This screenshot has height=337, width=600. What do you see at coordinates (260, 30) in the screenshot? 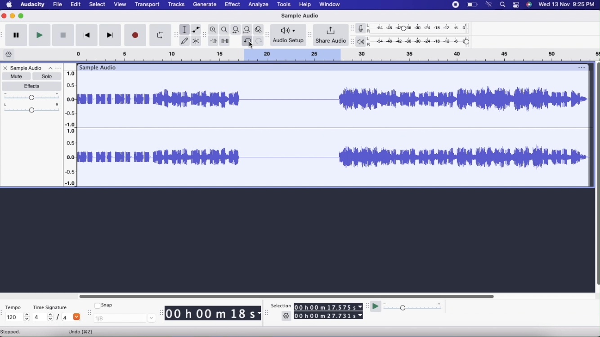
I see `Zoom toggle` at bounding box center [260, 30].